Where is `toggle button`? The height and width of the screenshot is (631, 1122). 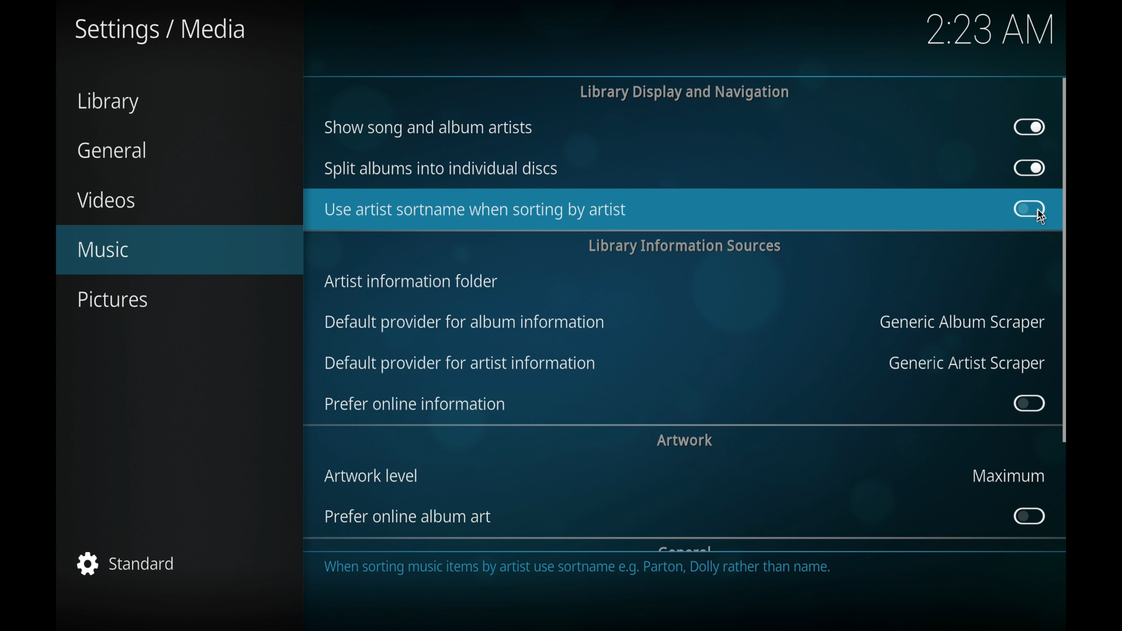
toggle button is located at coordinates (1030, 127).